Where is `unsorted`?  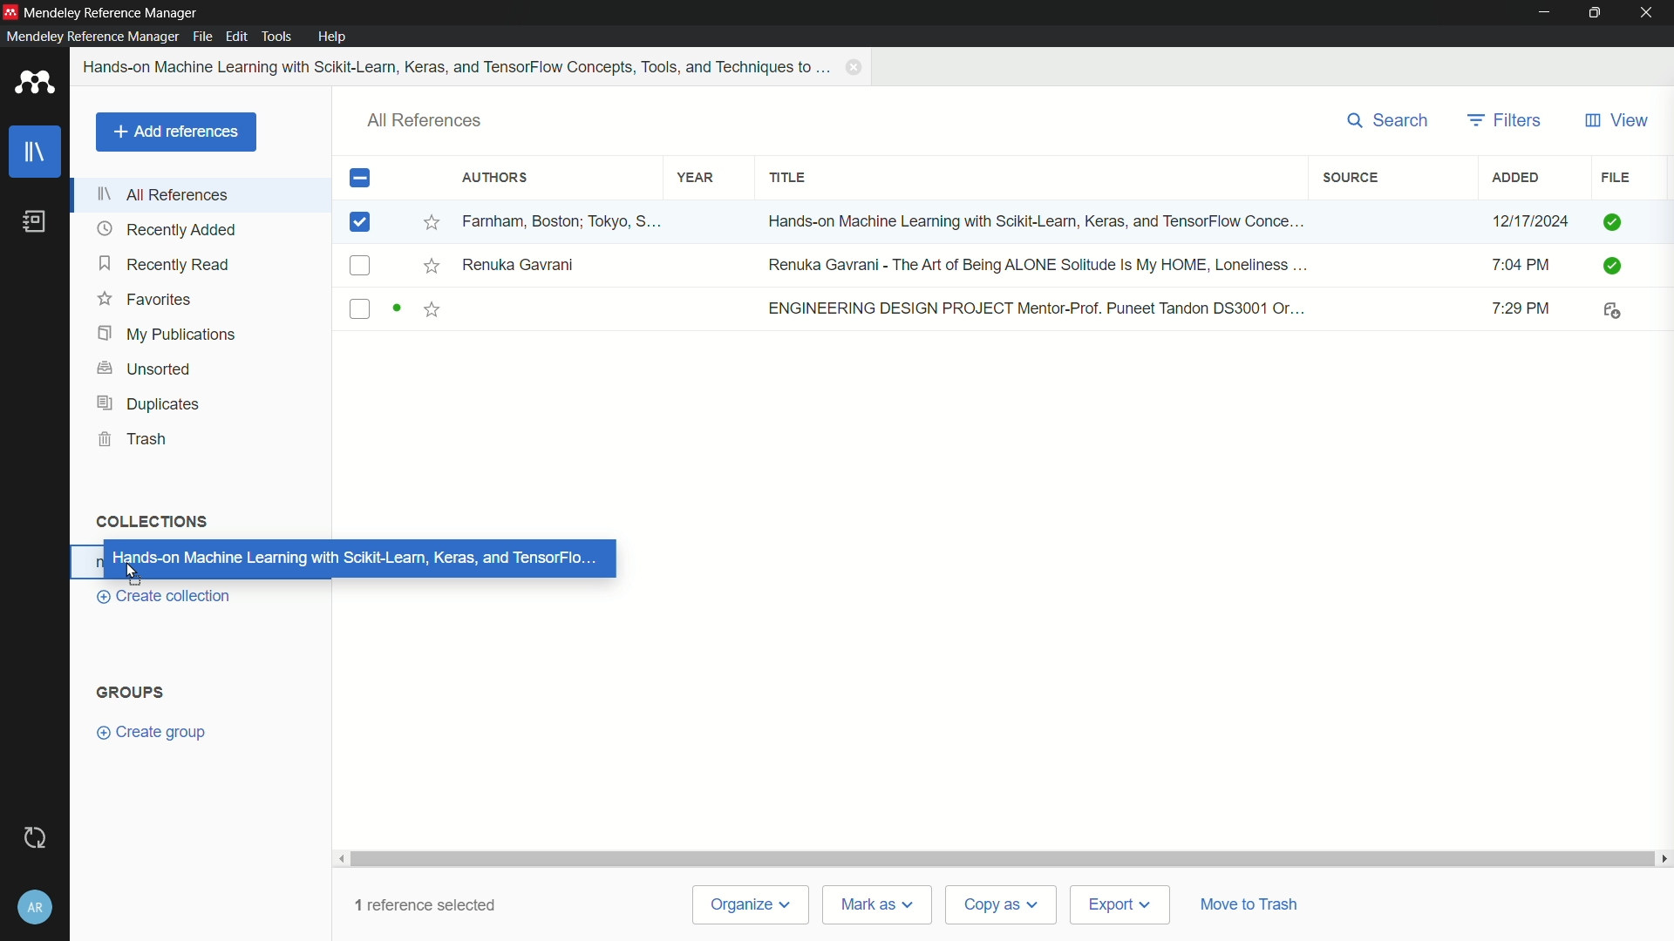 unsorted is located at coordinates (147, 367).